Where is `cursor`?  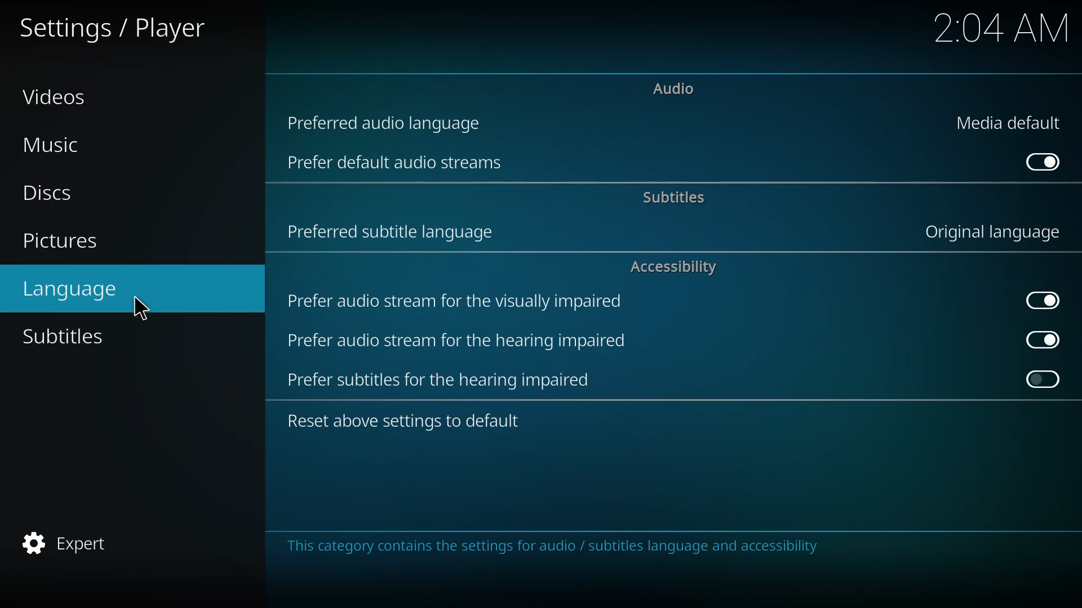 cursor is located at coordinates (139, 305).